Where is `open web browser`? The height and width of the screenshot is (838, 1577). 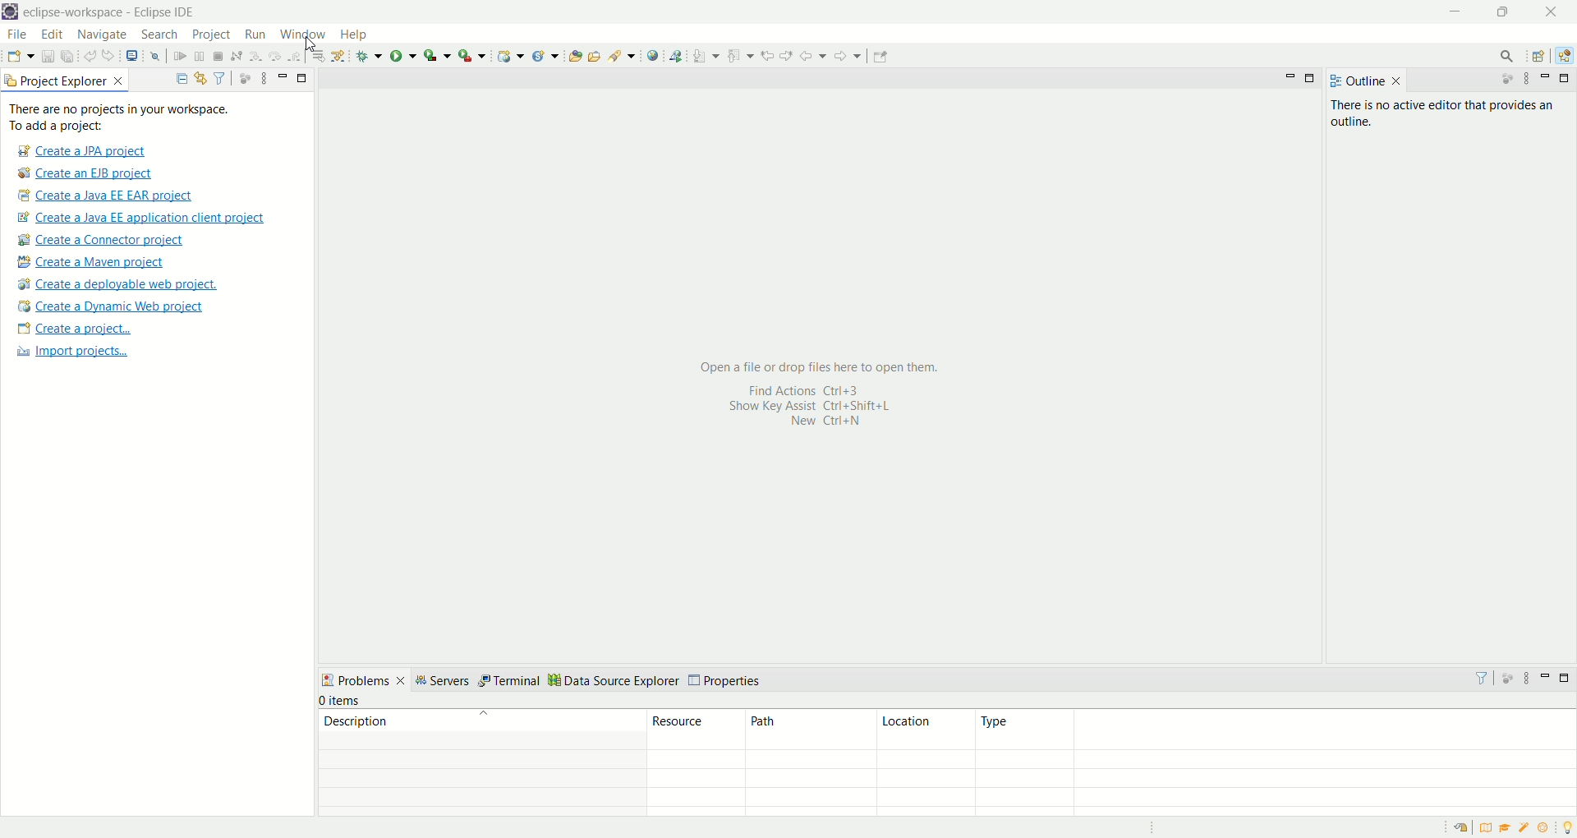
open web browser is located at coordinates (653, 56).